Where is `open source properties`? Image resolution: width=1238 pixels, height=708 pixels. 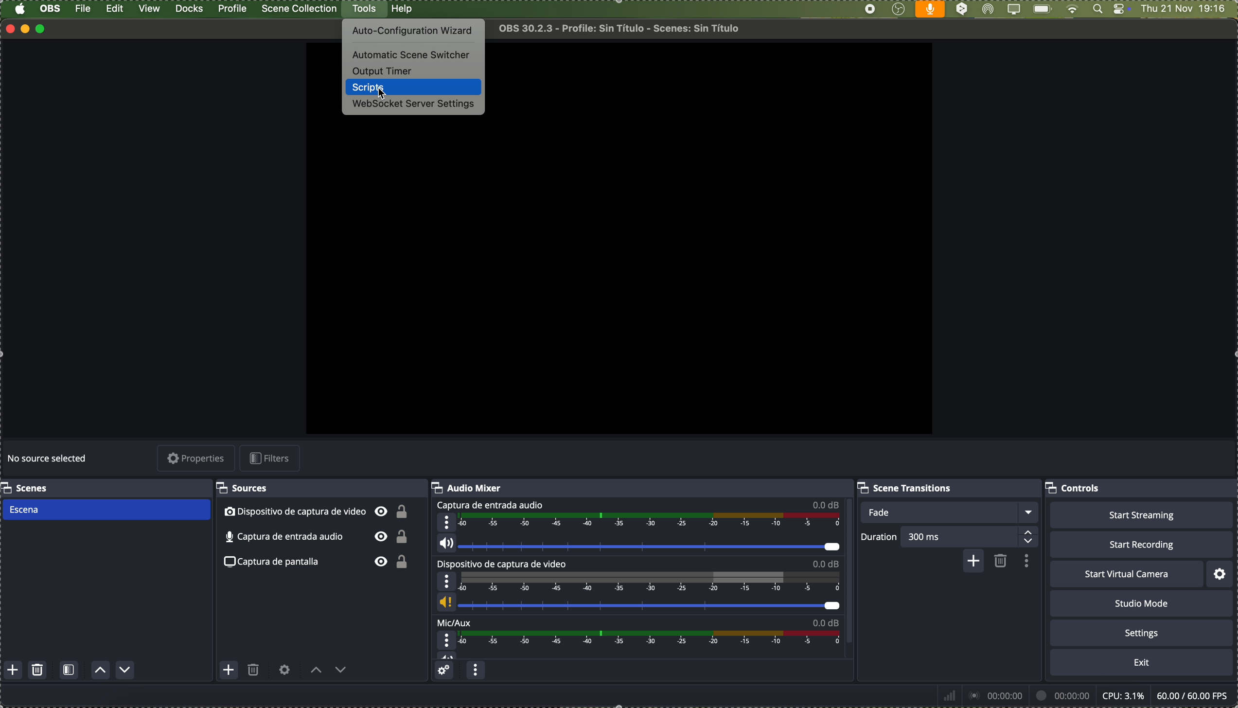 open source properties is located at coordinates (284, 670).